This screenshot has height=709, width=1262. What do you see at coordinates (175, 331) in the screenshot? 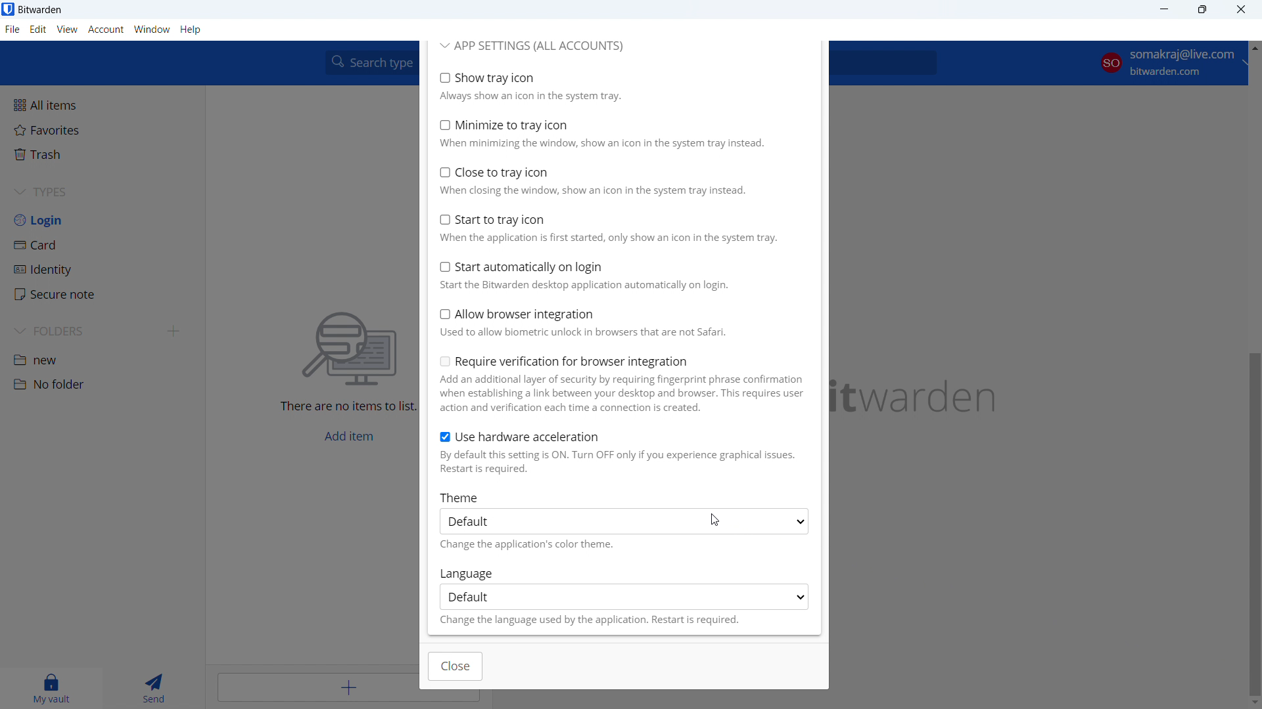
I see `add folder` at bounding box center [175, 331].